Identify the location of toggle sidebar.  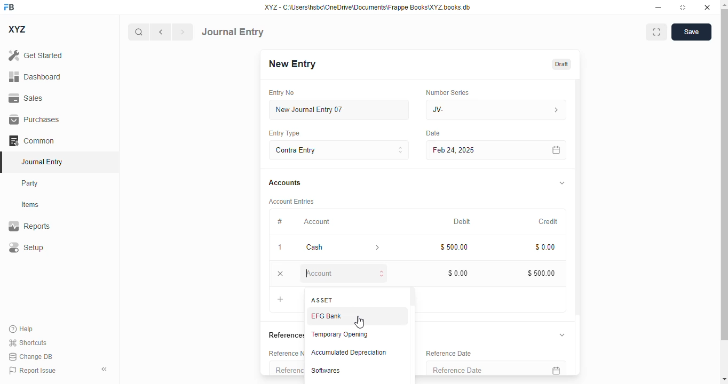
(105, 369).